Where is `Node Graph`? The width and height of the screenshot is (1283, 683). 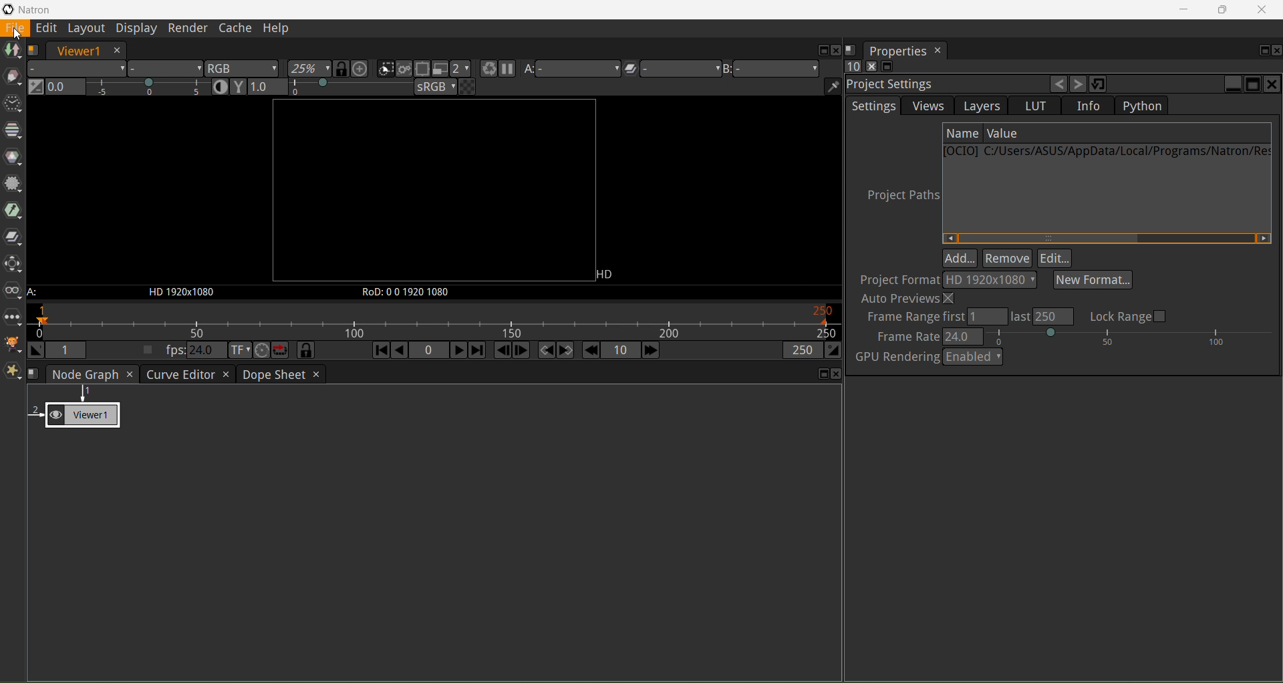 Node Graph is located at coordinates (85, 375).